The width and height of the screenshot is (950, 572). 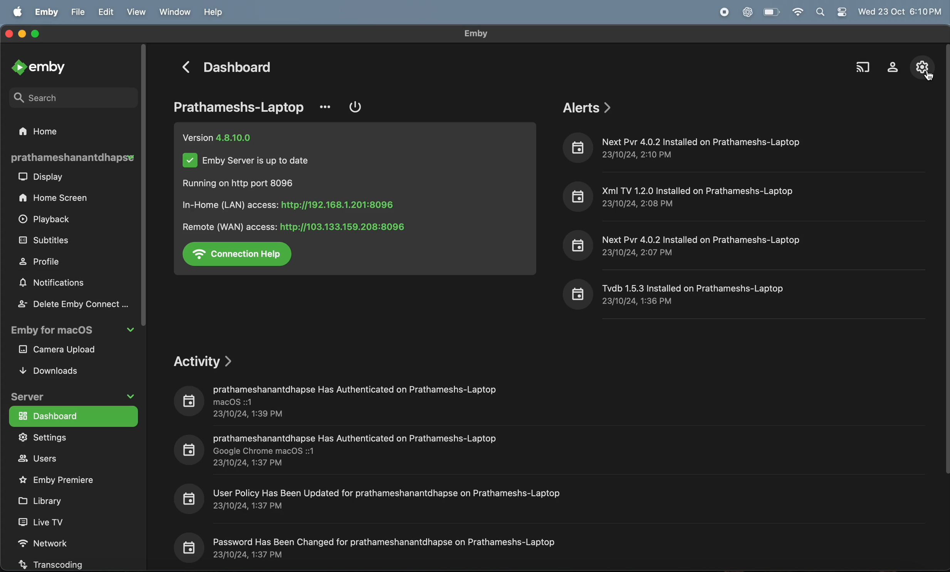 What do you see at coordinates (341, 450) in the screenshot?
I see `prathameshanantdhapse Has Authenticated on Prathameshs-Laptop
B8 Google Chrome macOS ::1
23/10/24, 1:37 PM` at bounding box center [341, 450].